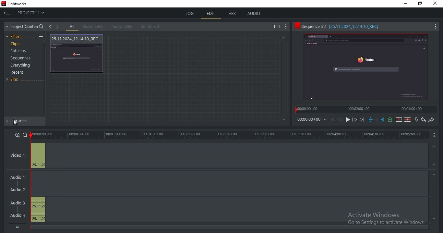  What do you see at coordinates (20, 156) in the screenshot?
I see `video` at bounding box center [20, 156].